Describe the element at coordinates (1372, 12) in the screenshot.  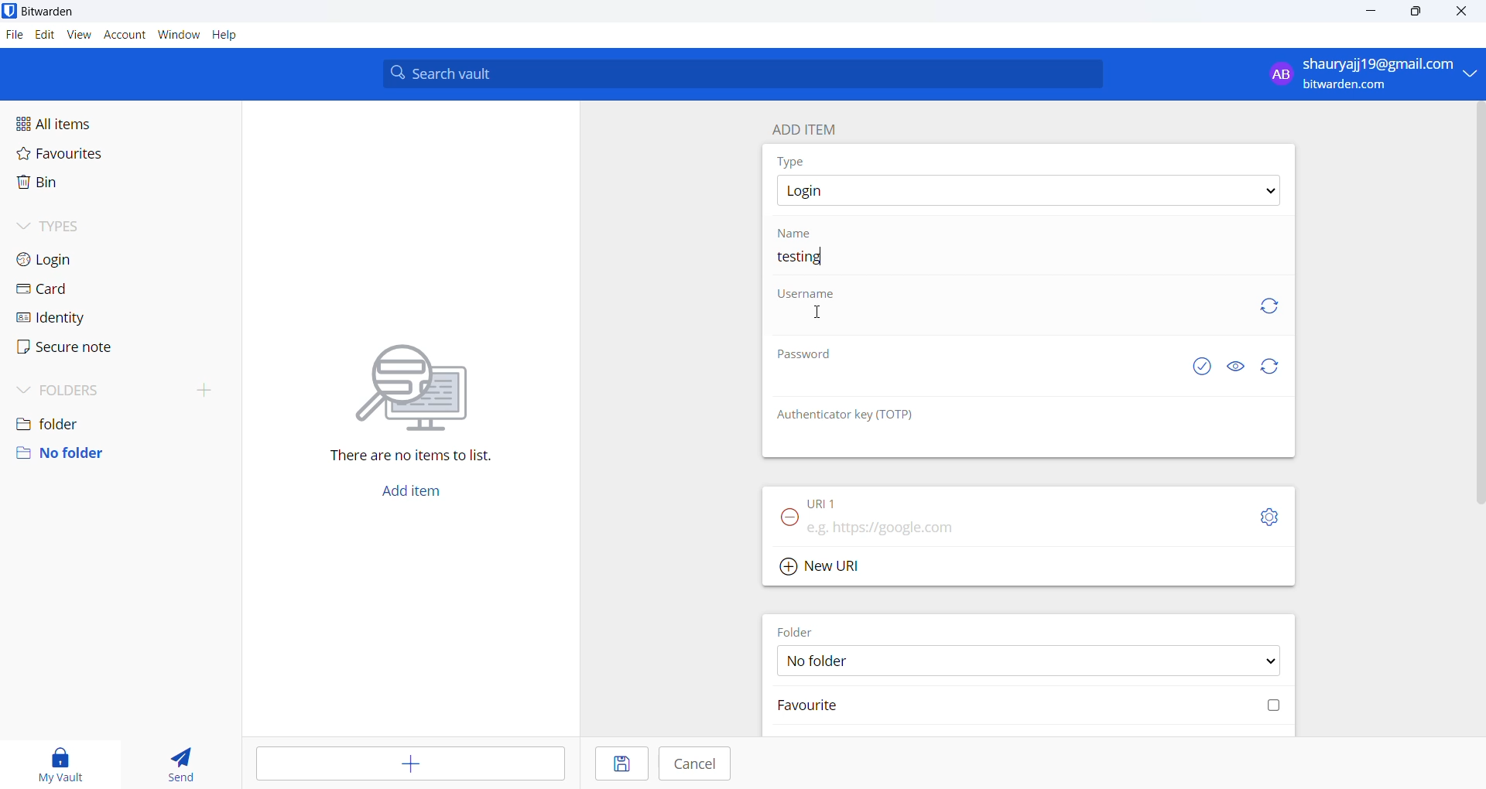
I see `minimize` at that location.